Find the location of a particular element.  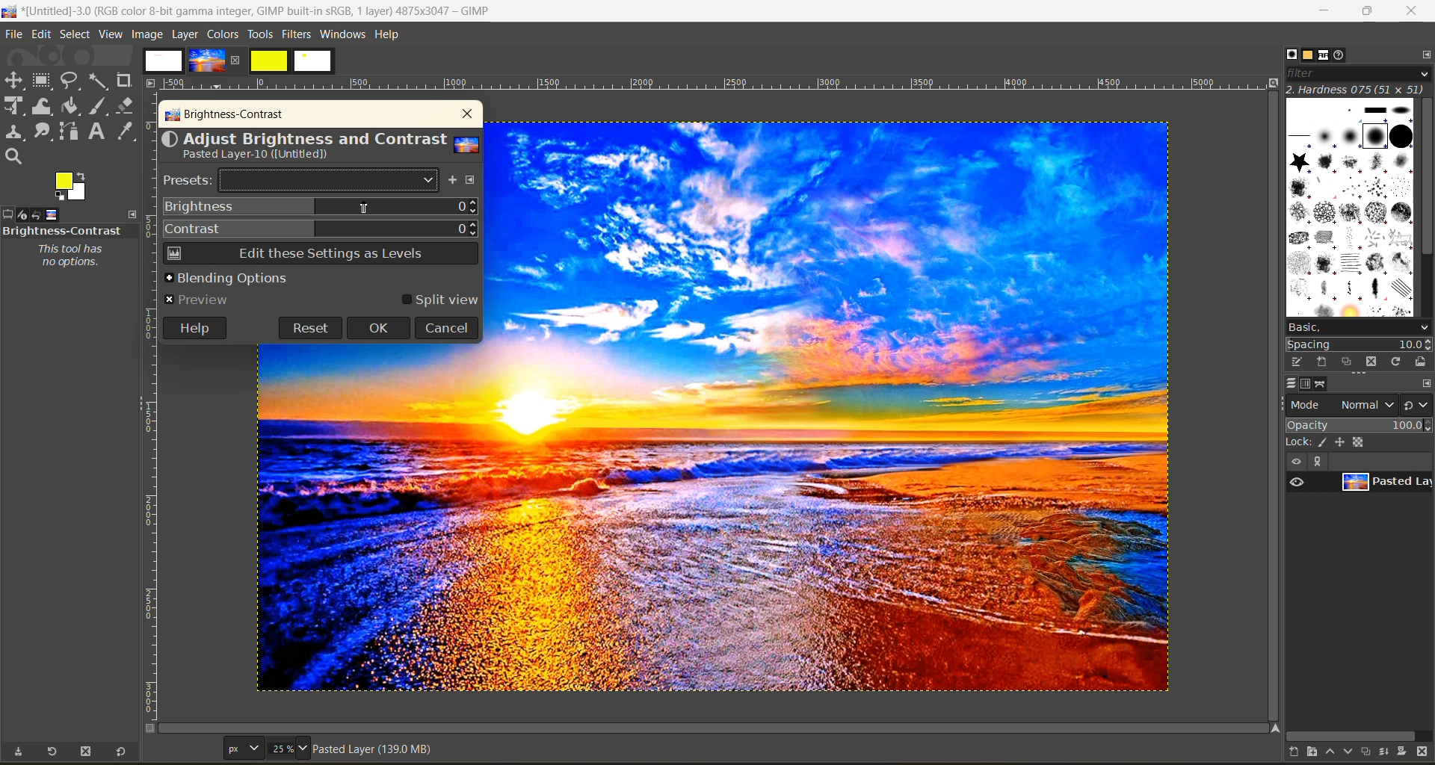

filter is located at coordinates (1359, 73).